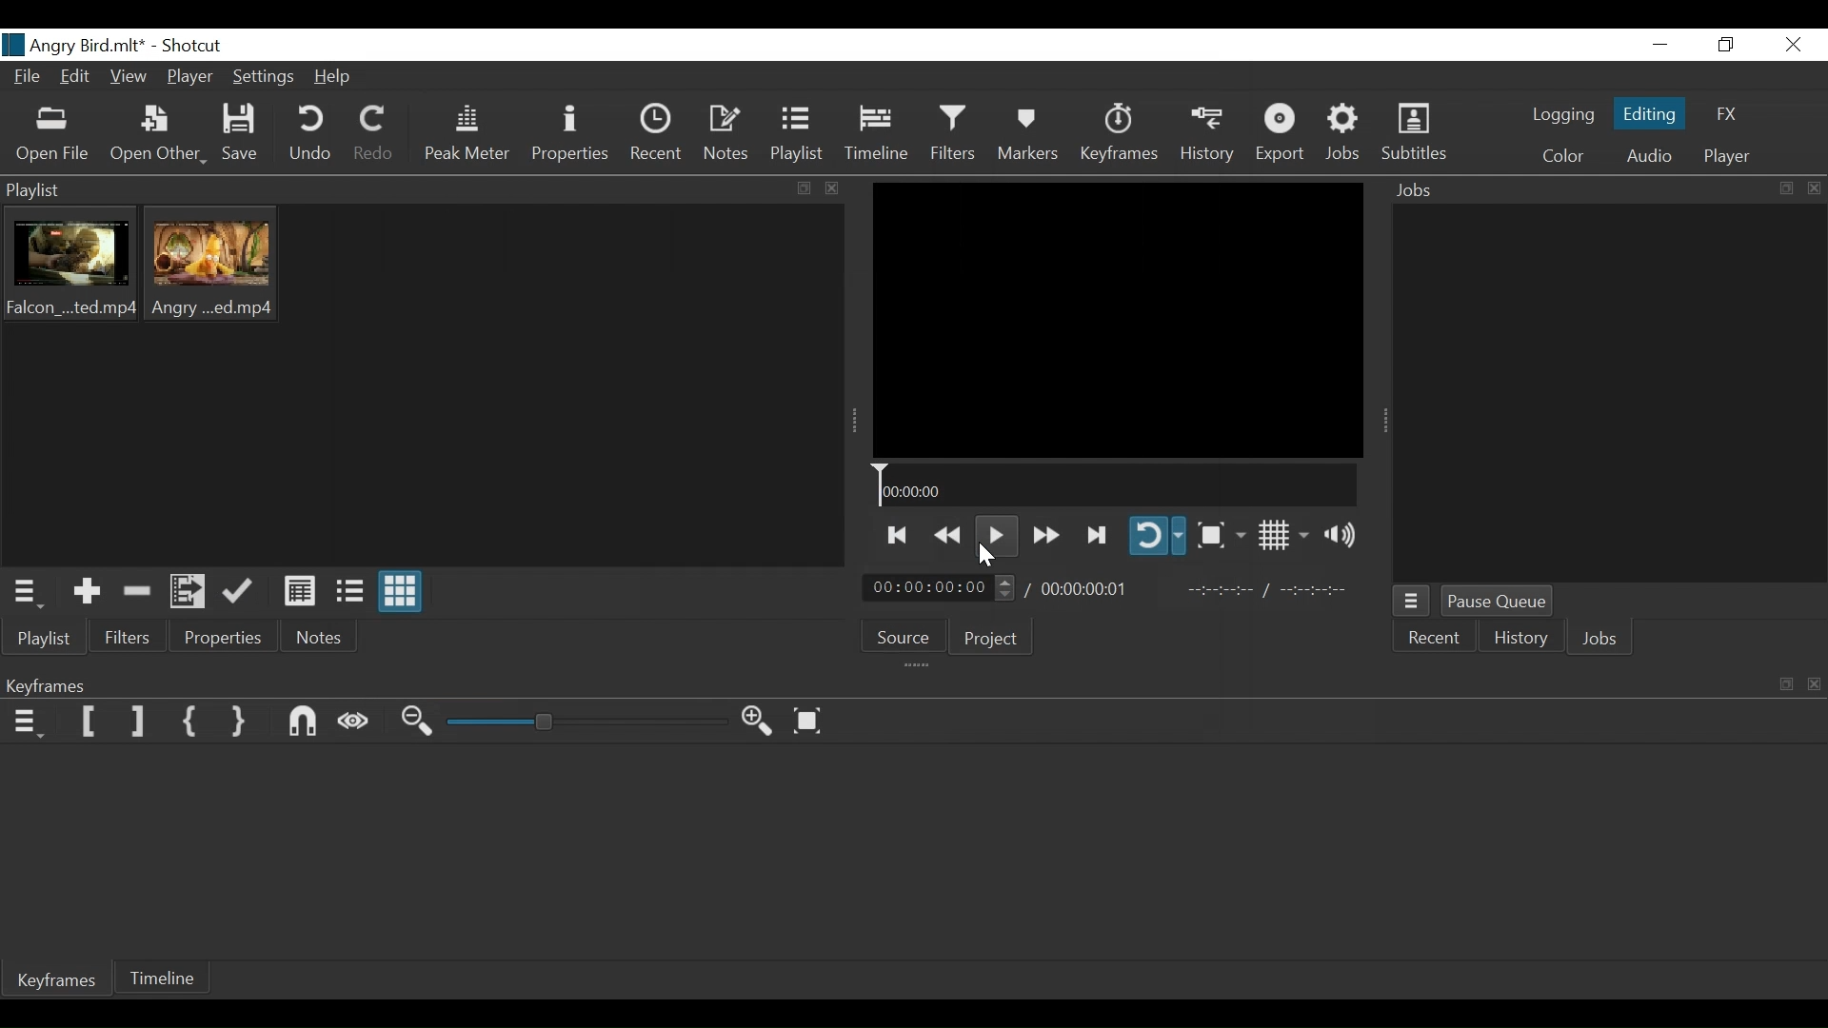 Image resolution: width=1828 pixels, height=1028 pixels. What do you see at coordinates (241, 723) in the screenshot?
I see `Set Second Simple Keyframe` at bounding box center [241, 723].